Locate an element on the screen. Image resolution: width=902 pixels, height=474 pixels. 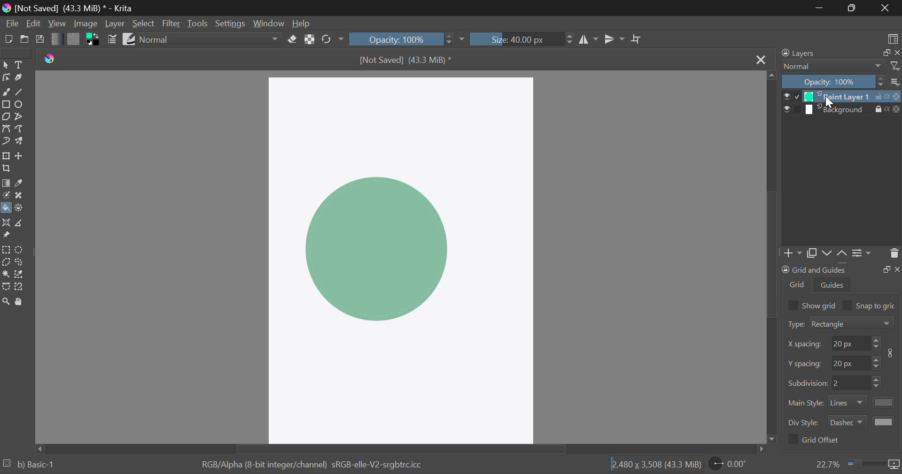
 is located at coordinates (40, 448).